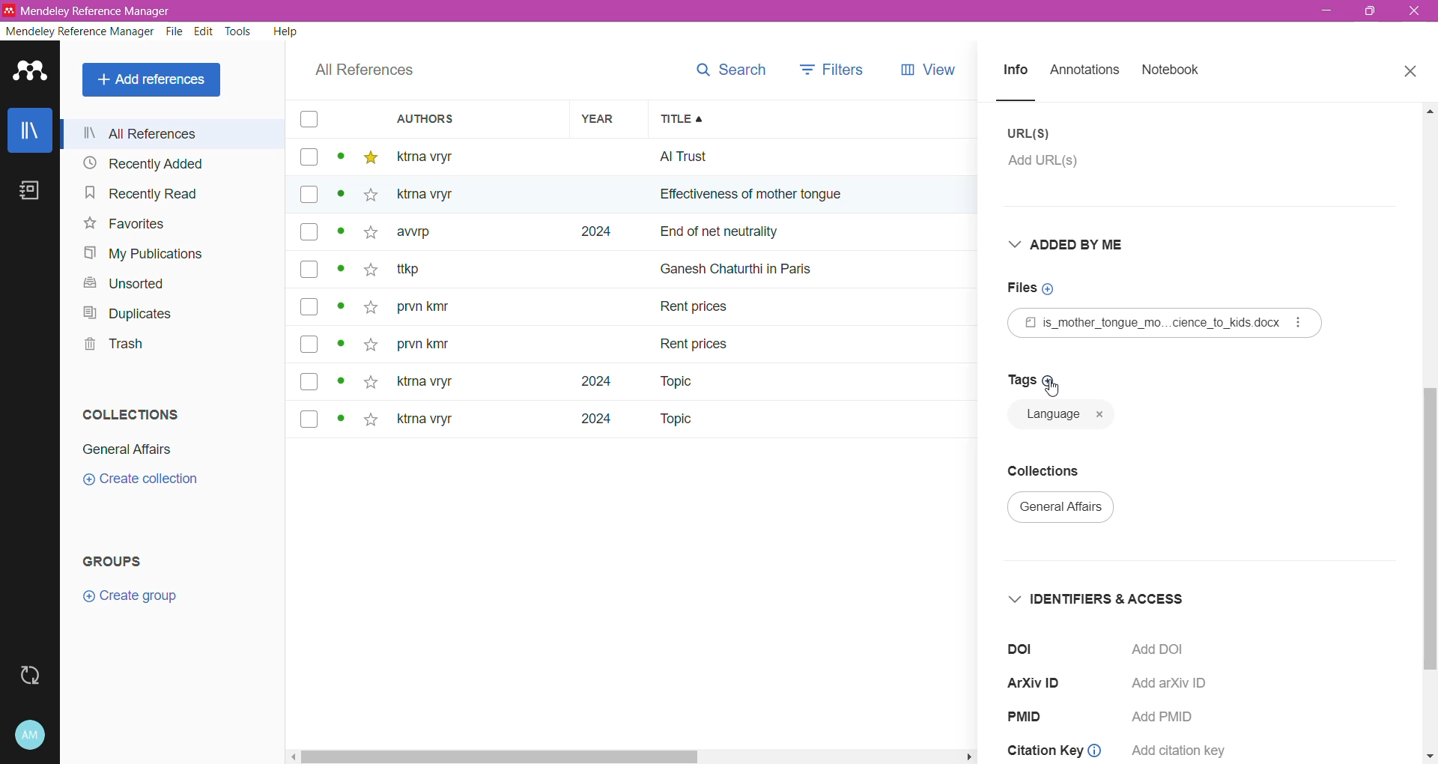 Image resolution: width=1438 pixels, height=764 pixels. Describe the element at coordinates (1030, 715) in the screenshot. I see `PMID` at that location.